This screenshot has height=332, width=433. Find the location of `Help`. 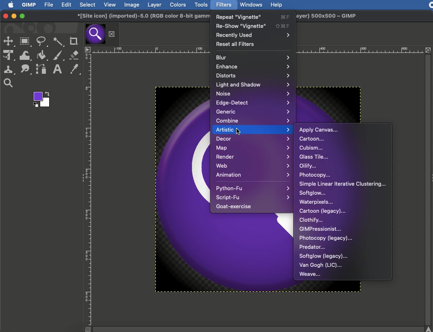

Help is located at coordinates (277, 5).